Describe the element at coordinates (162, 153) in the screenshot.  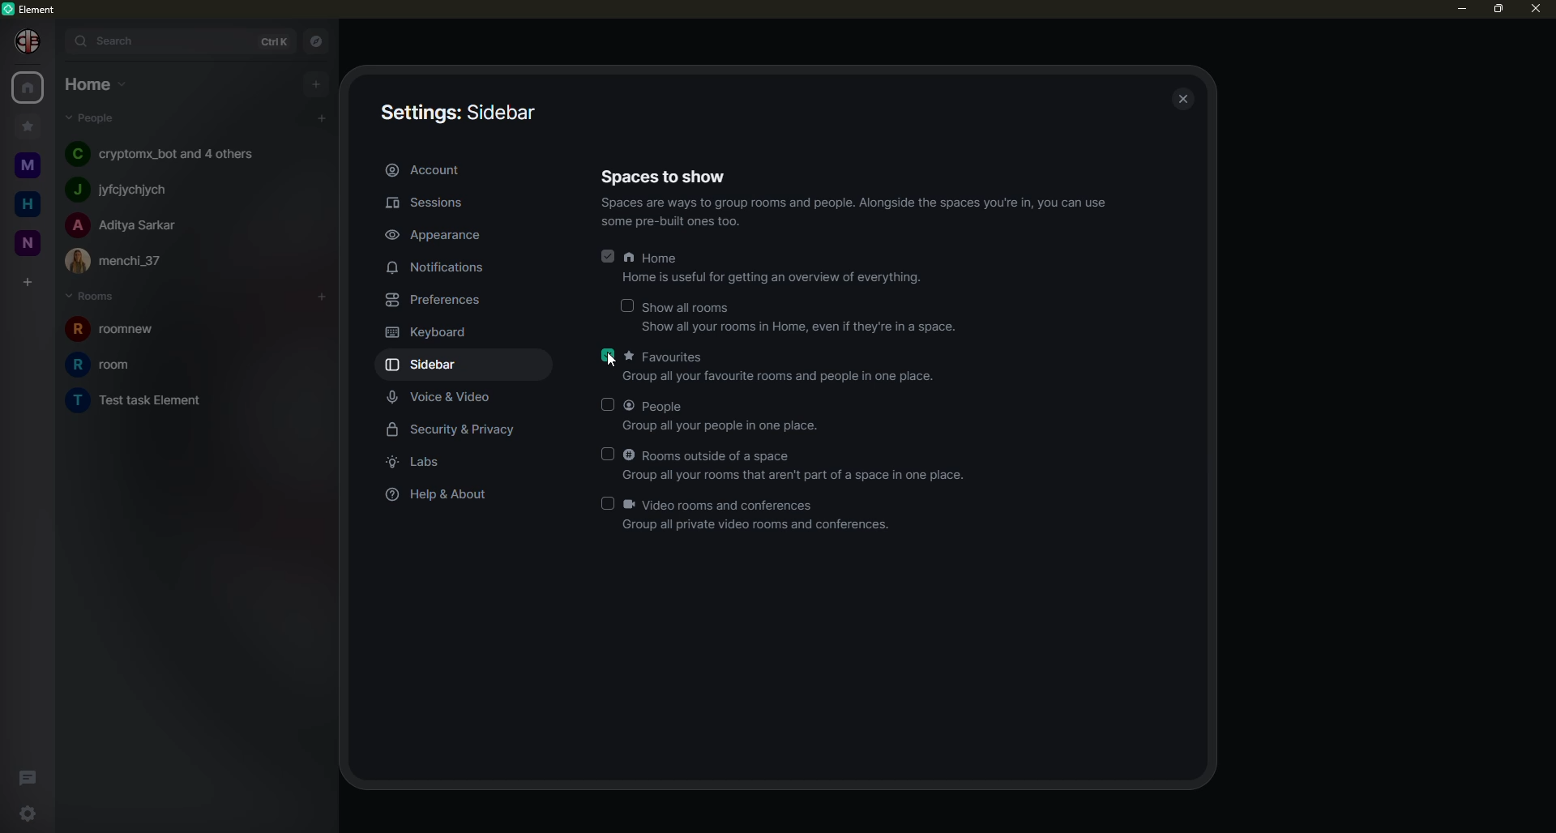
I see `people` at that location.